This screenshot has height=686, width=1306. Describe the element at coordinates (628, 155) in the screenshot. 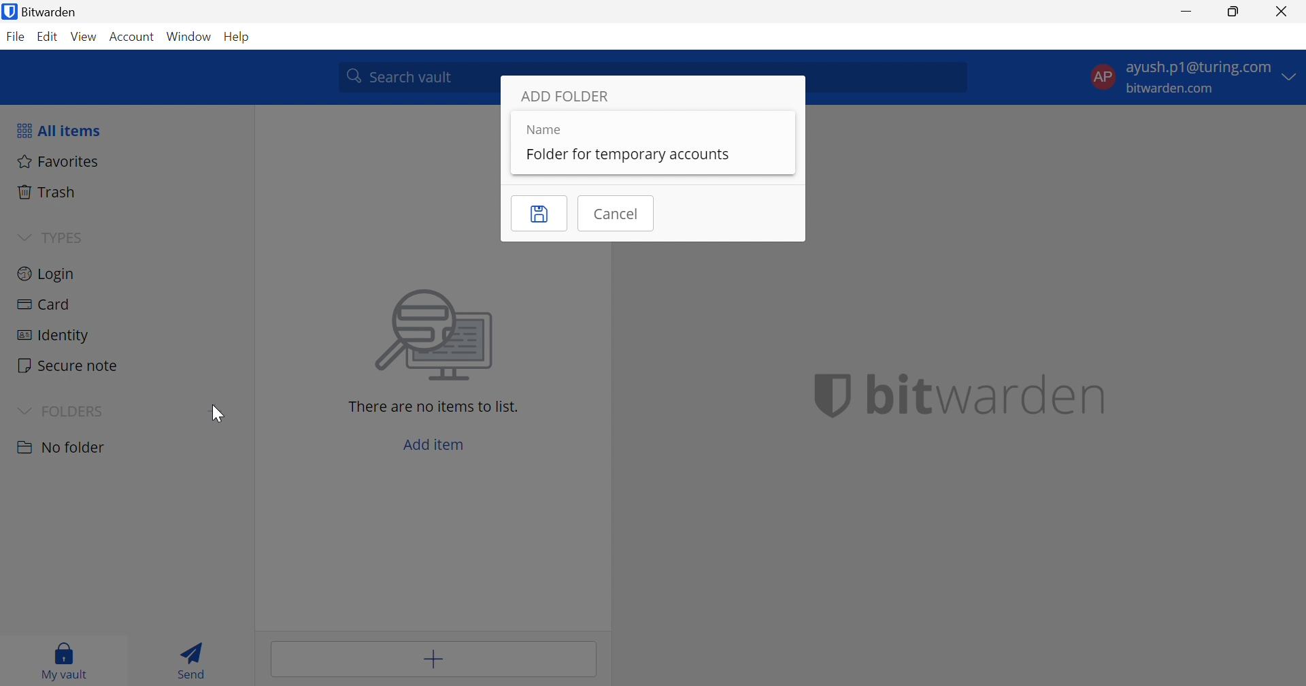

I see `Folder for temporary accounts` at that location.